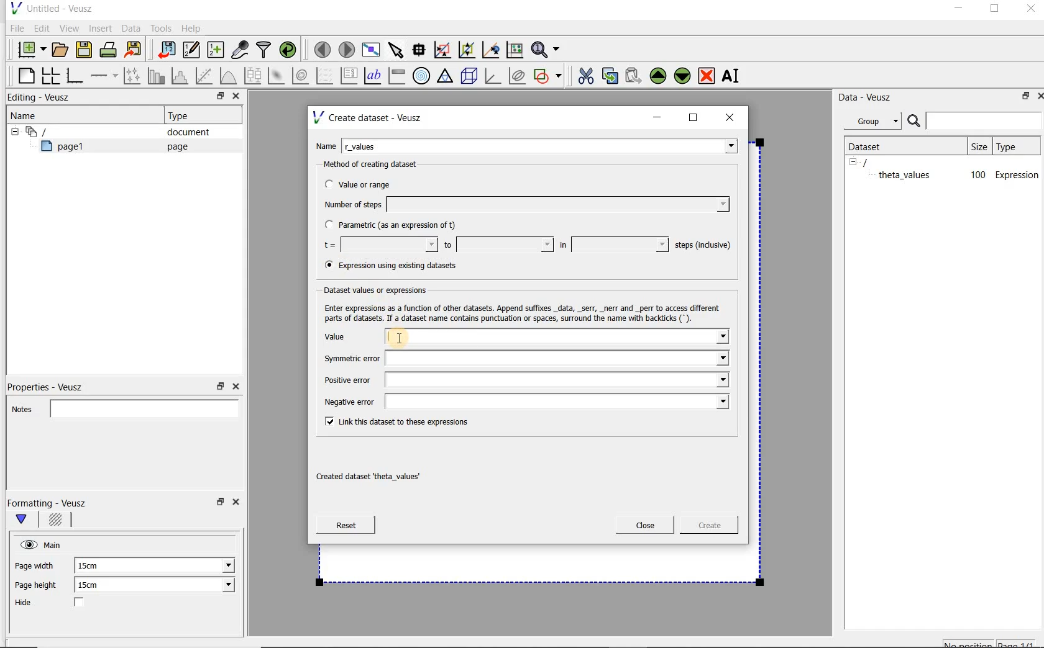  Describe the element at coordinates (206, 76) in the screenshot. I see `Fit a function to data` at that location.